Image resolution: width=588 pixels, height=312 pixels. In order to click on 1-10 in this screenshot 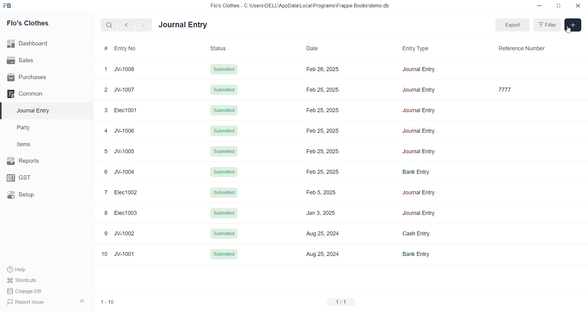, I will do `click(108, 302)`.